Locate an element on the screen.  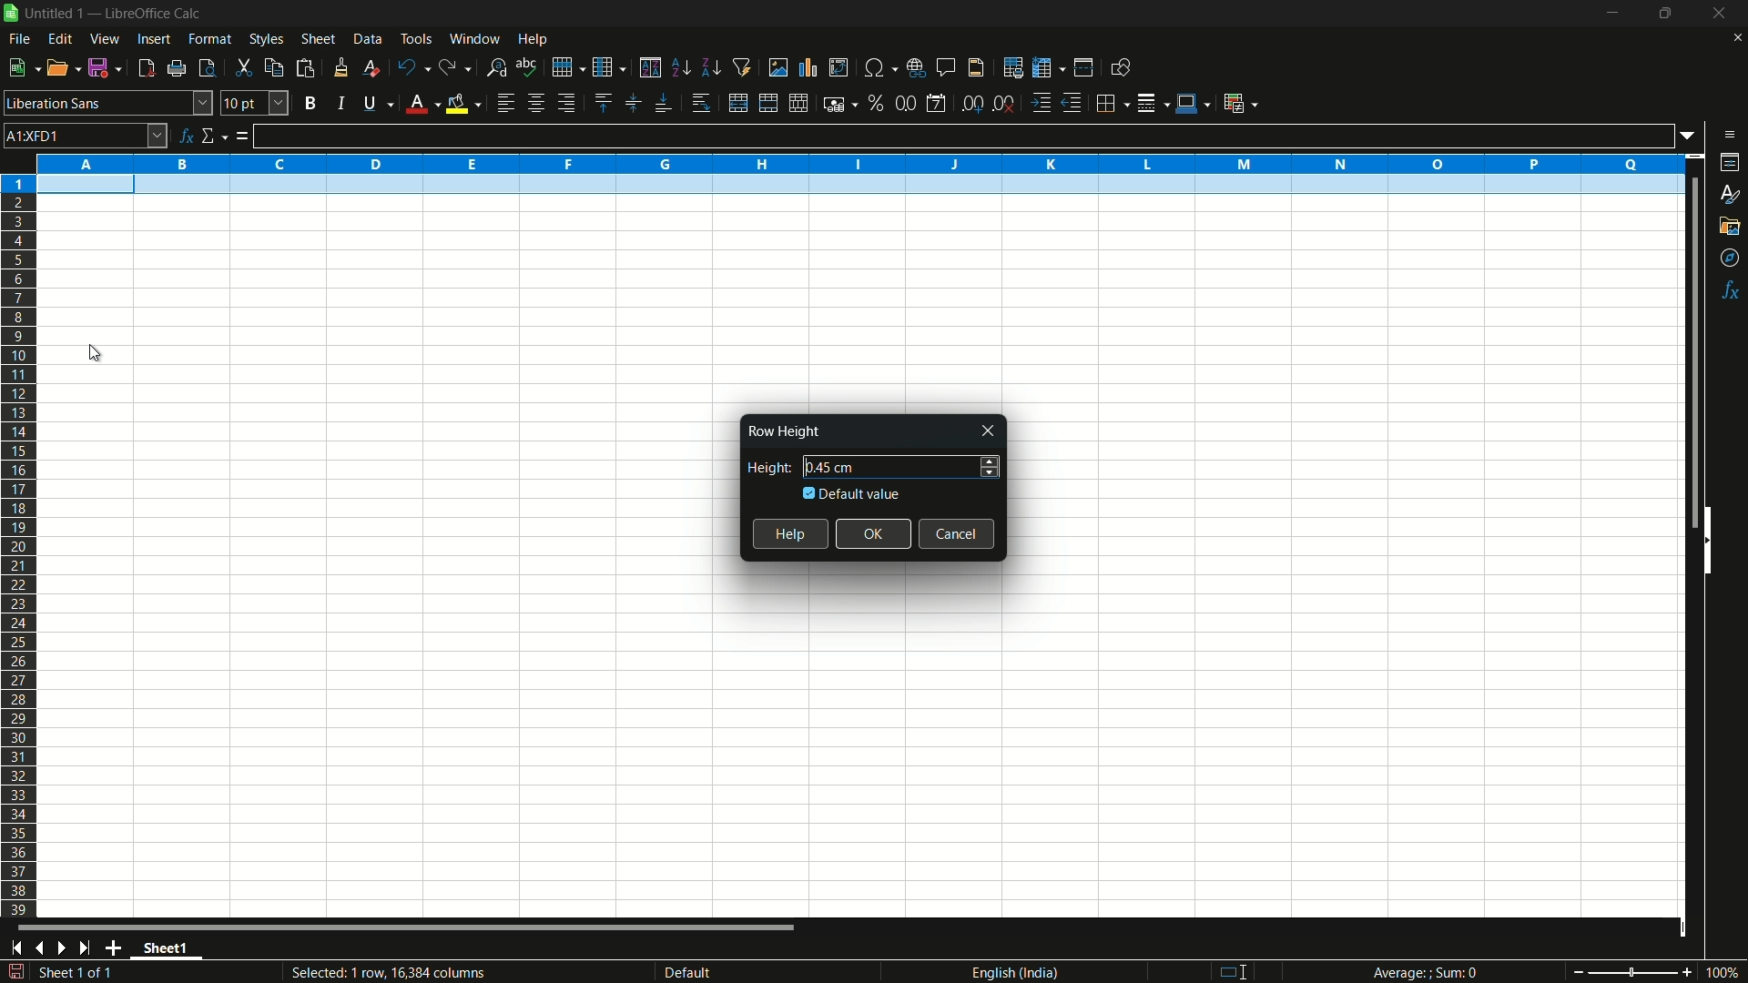
tools menu is located at coordinates (415, 38).